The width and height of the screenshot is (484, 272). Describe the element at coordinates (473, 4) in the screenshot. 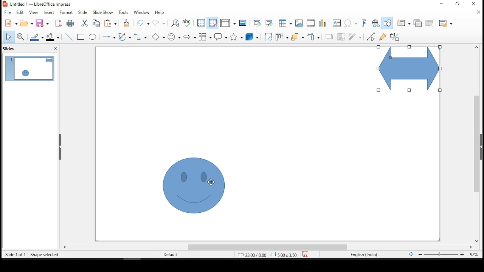

I see `close window` at that location.